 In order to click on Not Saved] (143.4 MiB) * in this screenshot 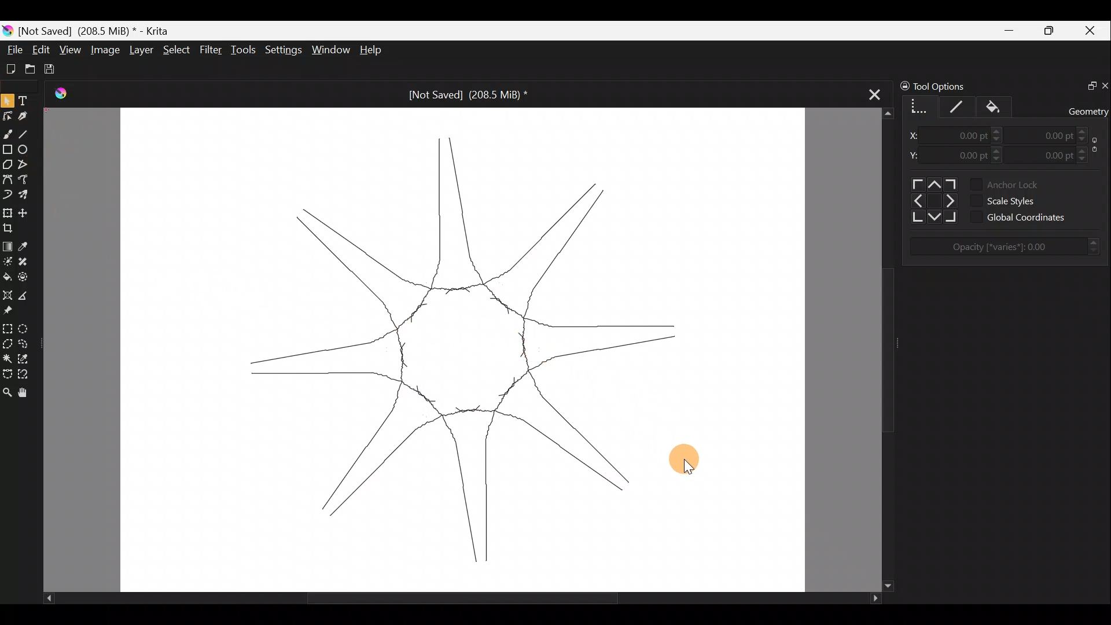, I will do `click(98, 30)`.